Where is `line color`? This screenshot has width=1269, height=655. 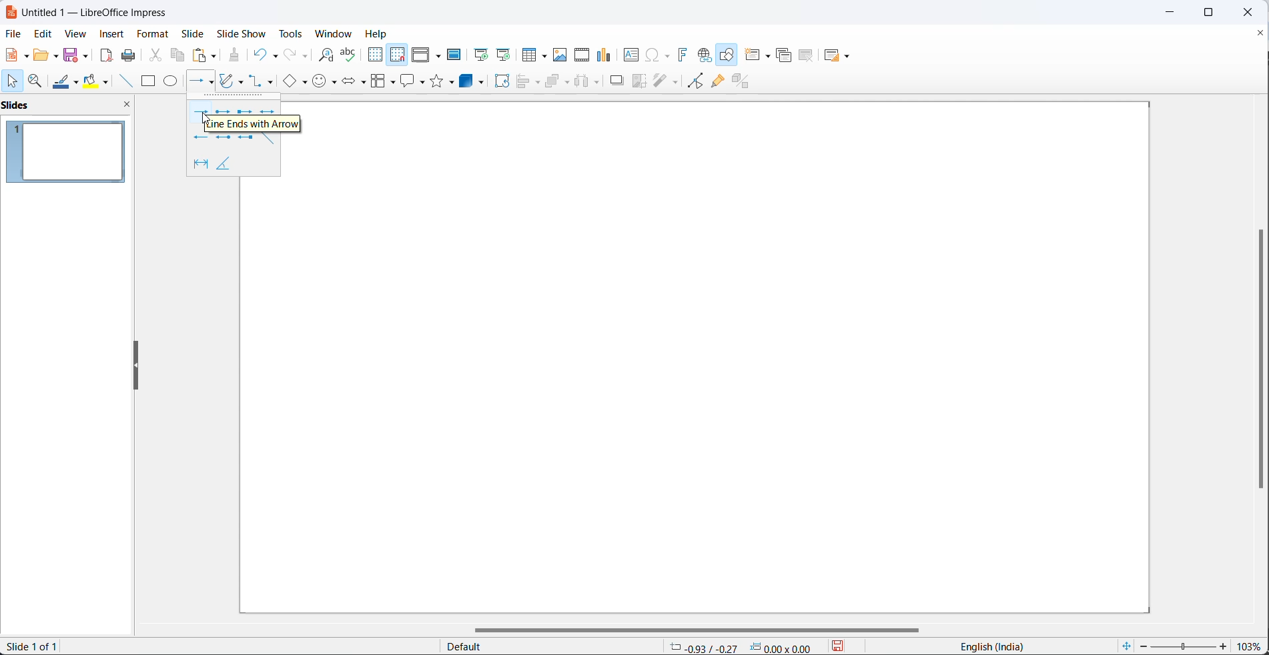 line color is located at coordinates (66, 82).